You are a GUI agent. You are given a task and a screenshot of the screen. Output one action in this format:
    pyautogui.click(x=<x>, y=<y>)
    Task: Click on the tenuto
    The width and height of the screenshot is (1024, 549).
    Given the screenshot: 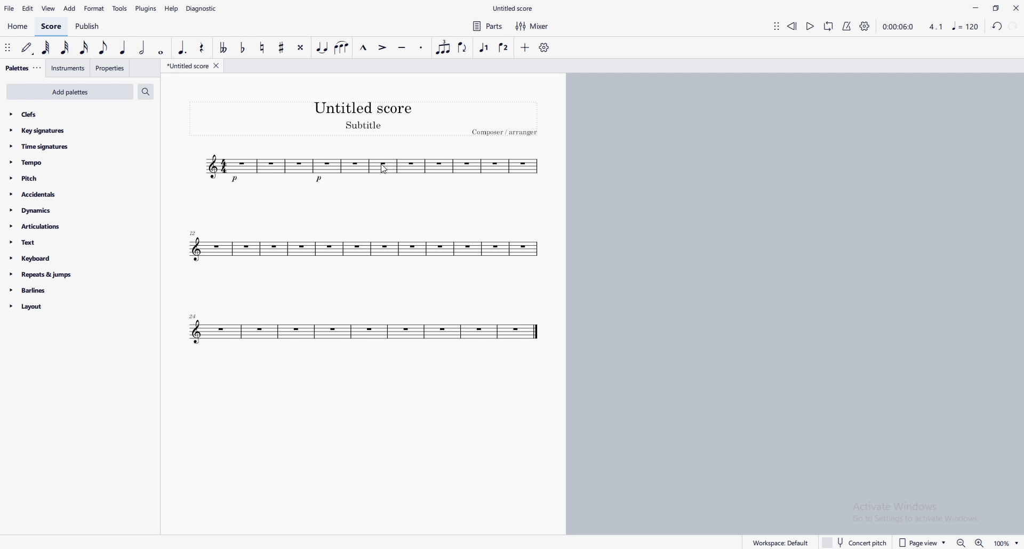 What is the action you would take?
    pyautogui.click(x=402, y=48)
    